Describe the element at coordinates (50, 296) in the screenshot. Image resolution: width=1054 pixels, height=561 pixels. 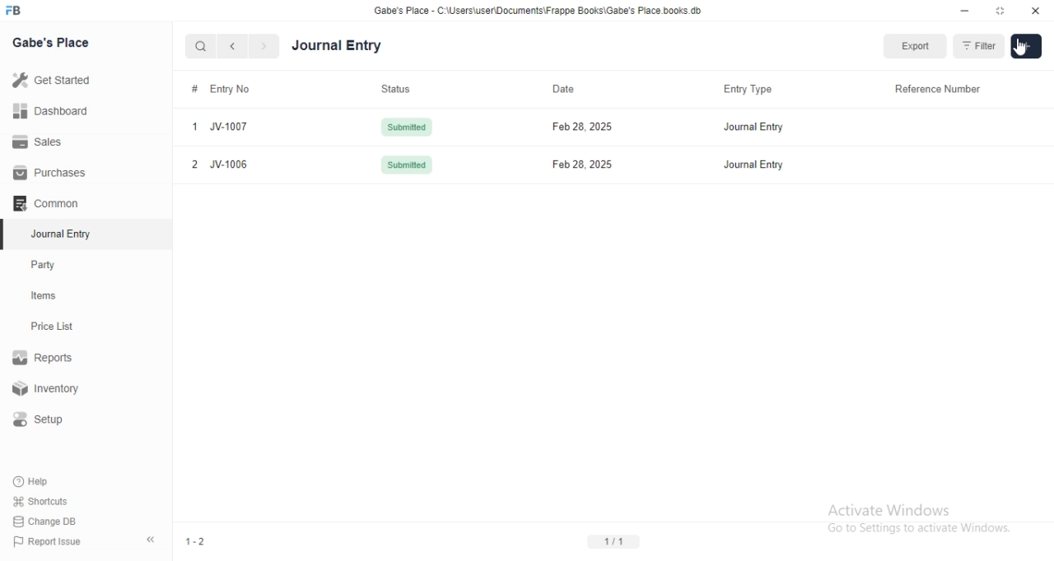
I see `tems` at that location.